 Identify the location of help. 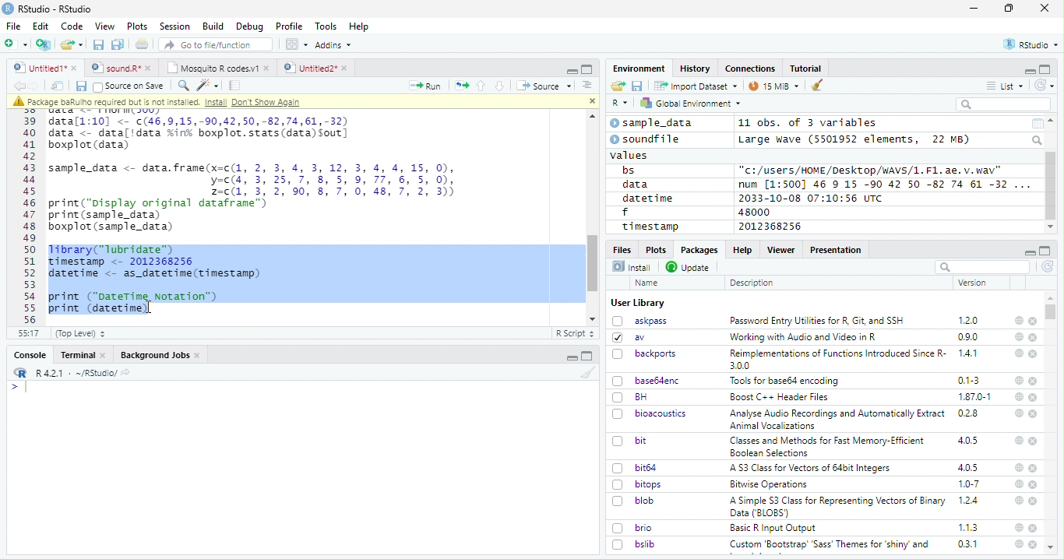
(1018, 544).